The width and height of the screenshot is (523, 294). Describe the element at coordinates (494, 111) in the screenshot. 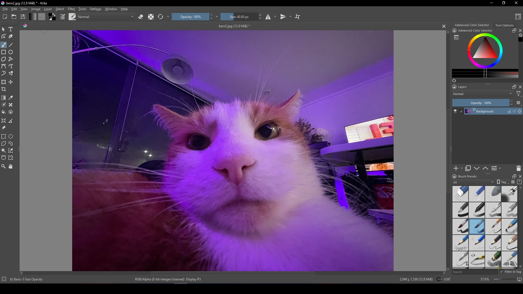

I see `Layer 1` at that location.